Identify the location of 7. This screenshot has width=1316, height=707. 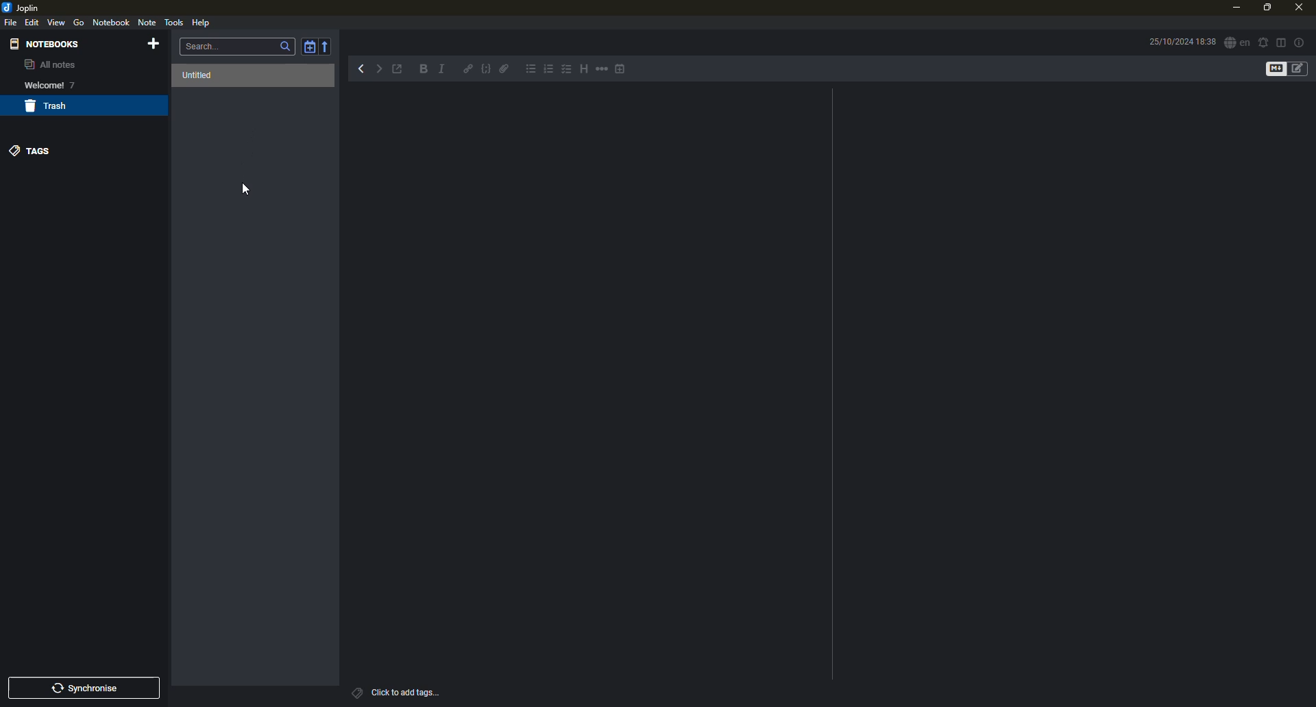
(75, 86).